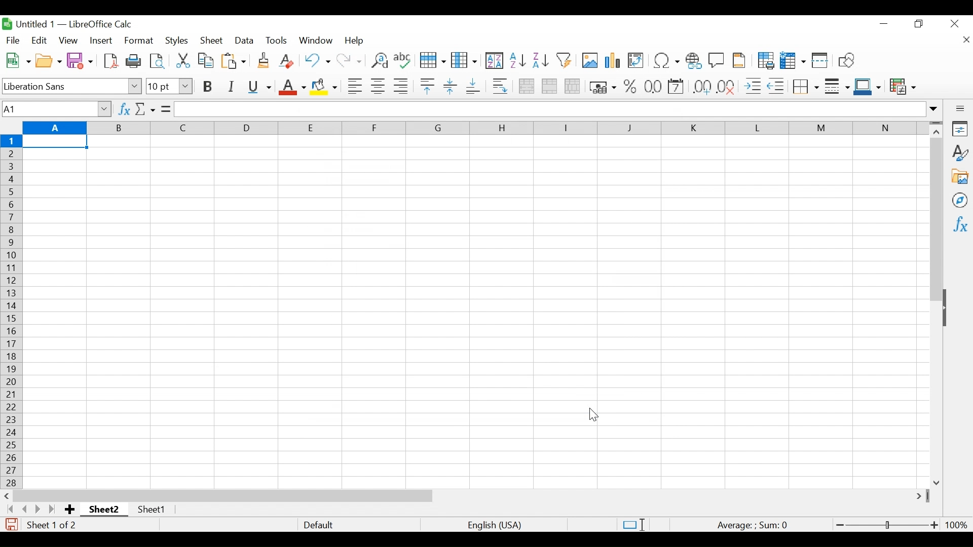 Image resolution: width=973 pixels, height=547 pixels. I want to click on , so click(476, 311).